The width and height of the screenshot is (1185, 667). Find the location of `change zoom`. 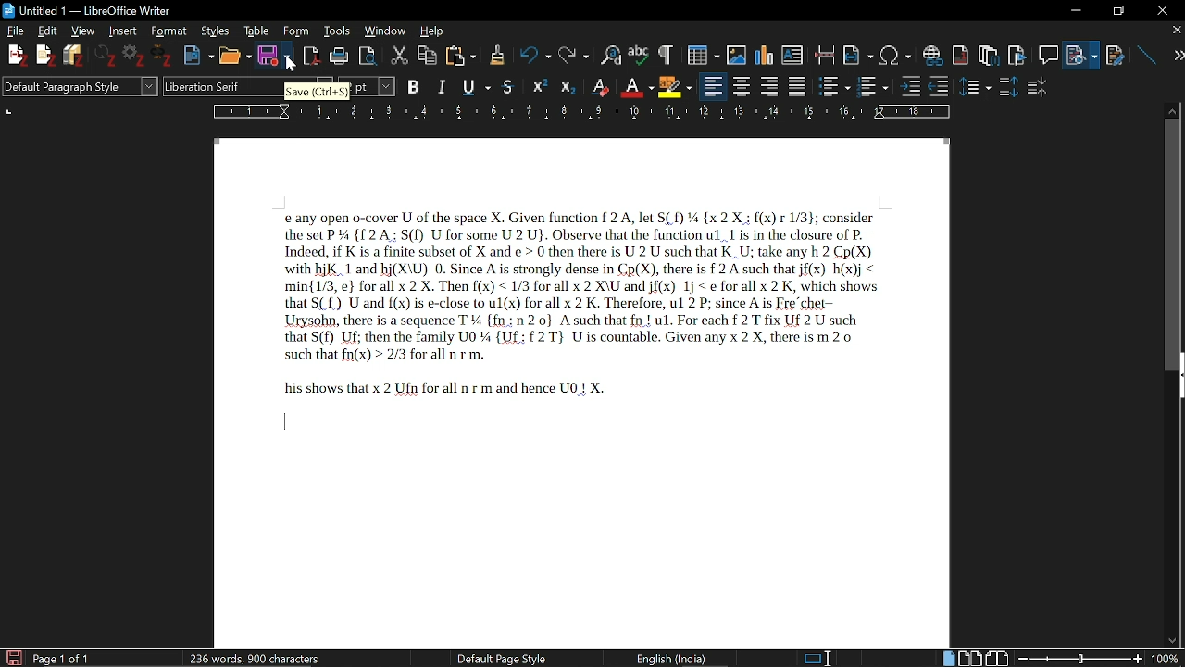

change zoom is located at coordinates (1097, 658).